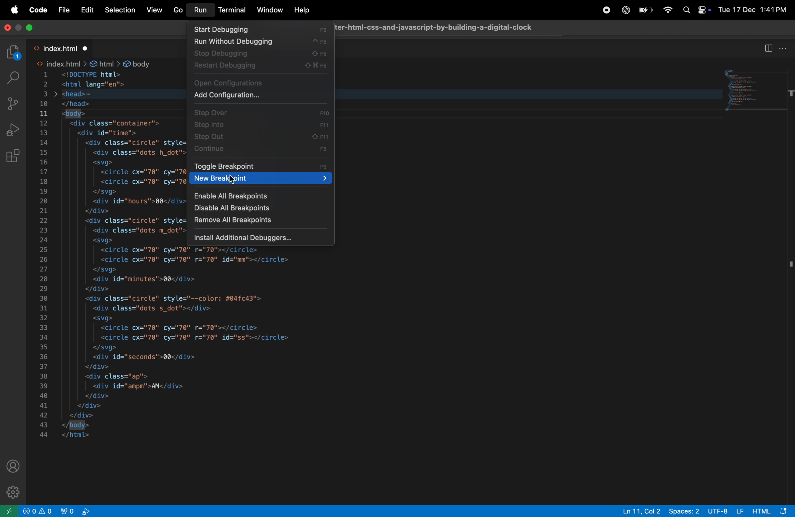 This screenshot has width=795, height=517. Describe the element at coordinates (260, 179) in the screenshot. I see `new breakpoint` at that location.